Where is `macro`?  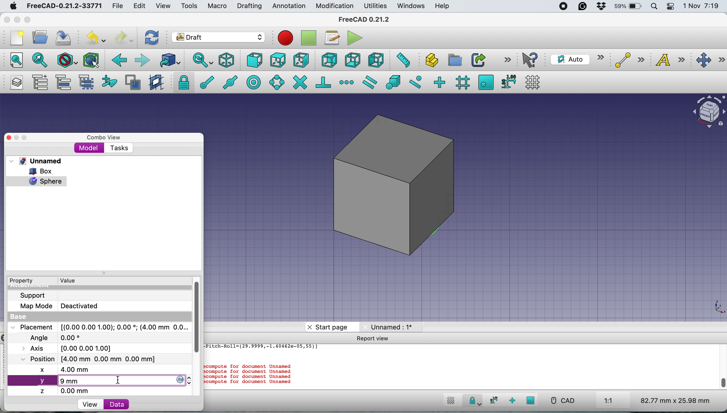
macro is located at coordinates (217, 6).